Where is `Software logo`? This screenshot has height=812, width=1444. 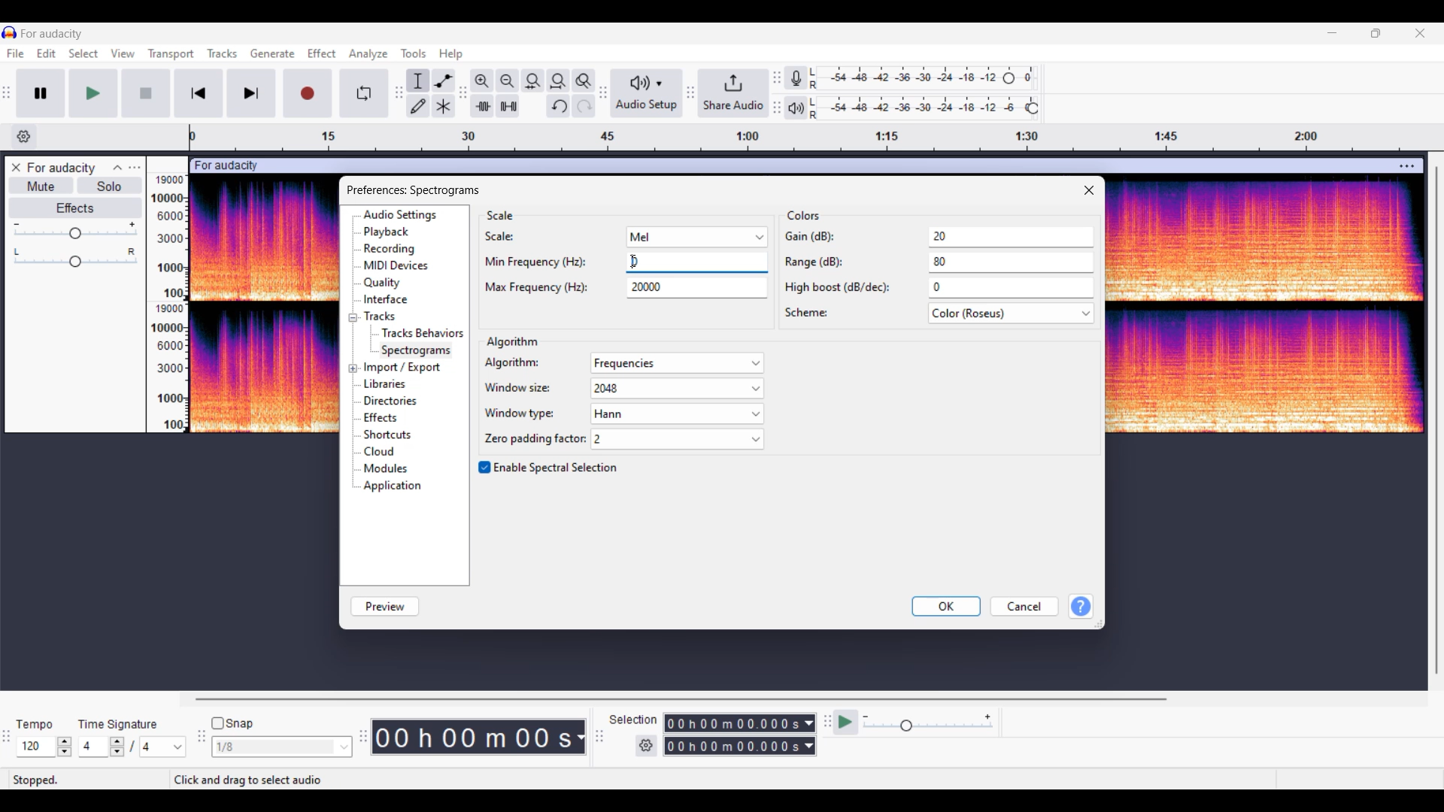 Software logo is located at coordinates (10, 32).